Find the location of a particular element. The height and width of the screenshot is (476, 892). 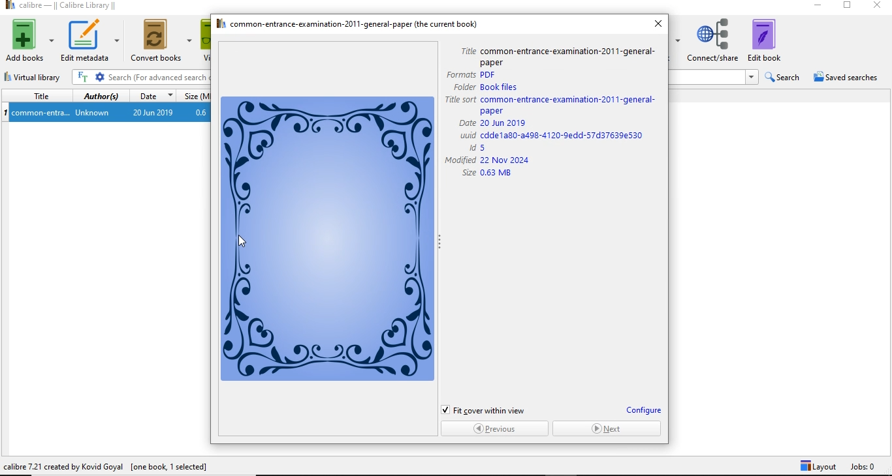

title sort common-entrance-examination-2011-general-papers is located at coordinates (555, 104).